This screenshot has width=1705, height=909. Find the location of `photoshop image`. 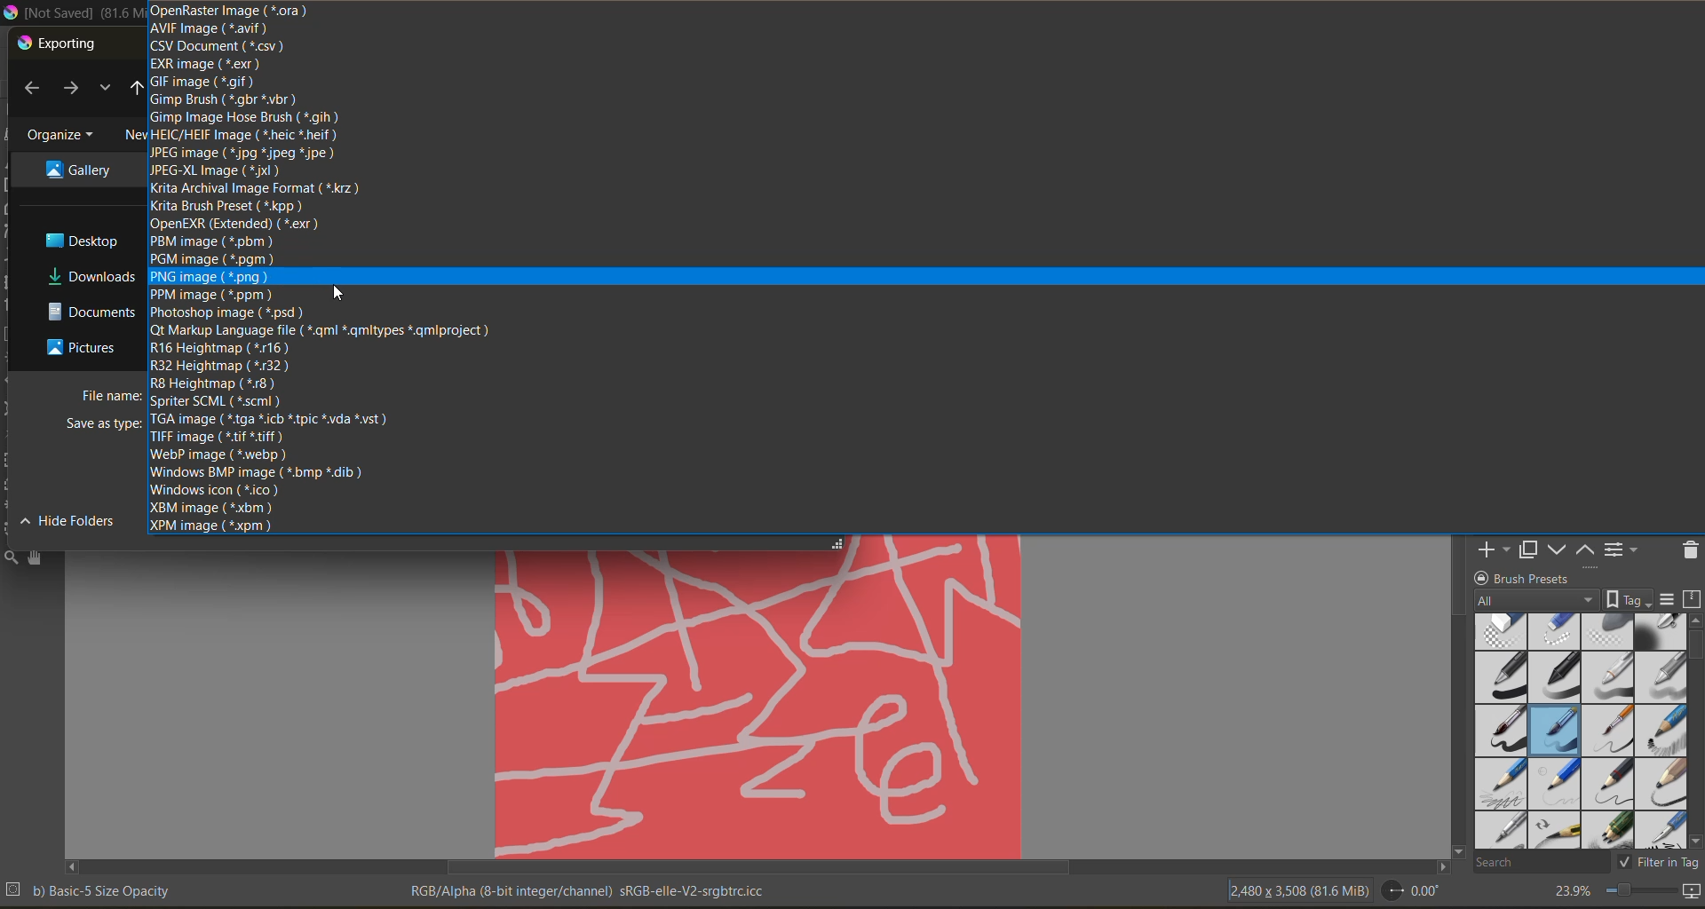

photoshop image is located at coordinates (228, 312).